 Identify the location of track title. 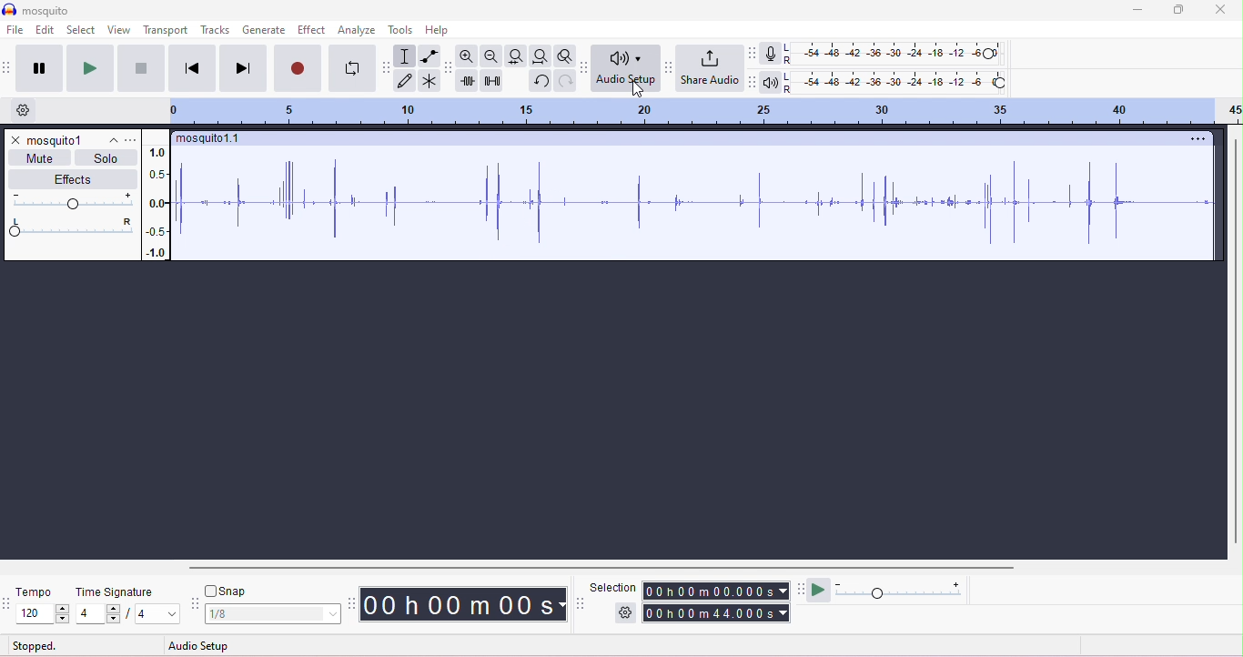
(72, 140).